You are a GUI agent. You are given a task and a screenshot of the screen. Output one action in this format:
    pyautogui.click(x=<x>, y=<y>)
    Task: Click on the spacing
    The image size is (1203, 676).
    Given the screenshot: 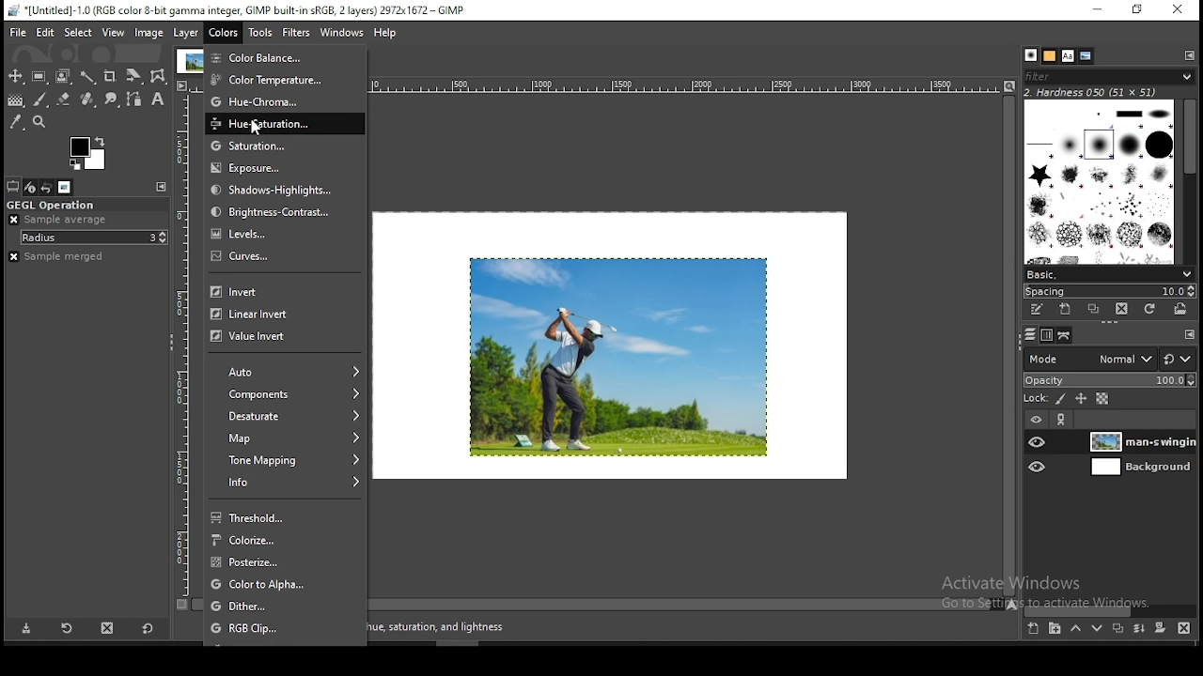 What is the action you would take?
    pyautogui.click(x=1107, y=291)
    